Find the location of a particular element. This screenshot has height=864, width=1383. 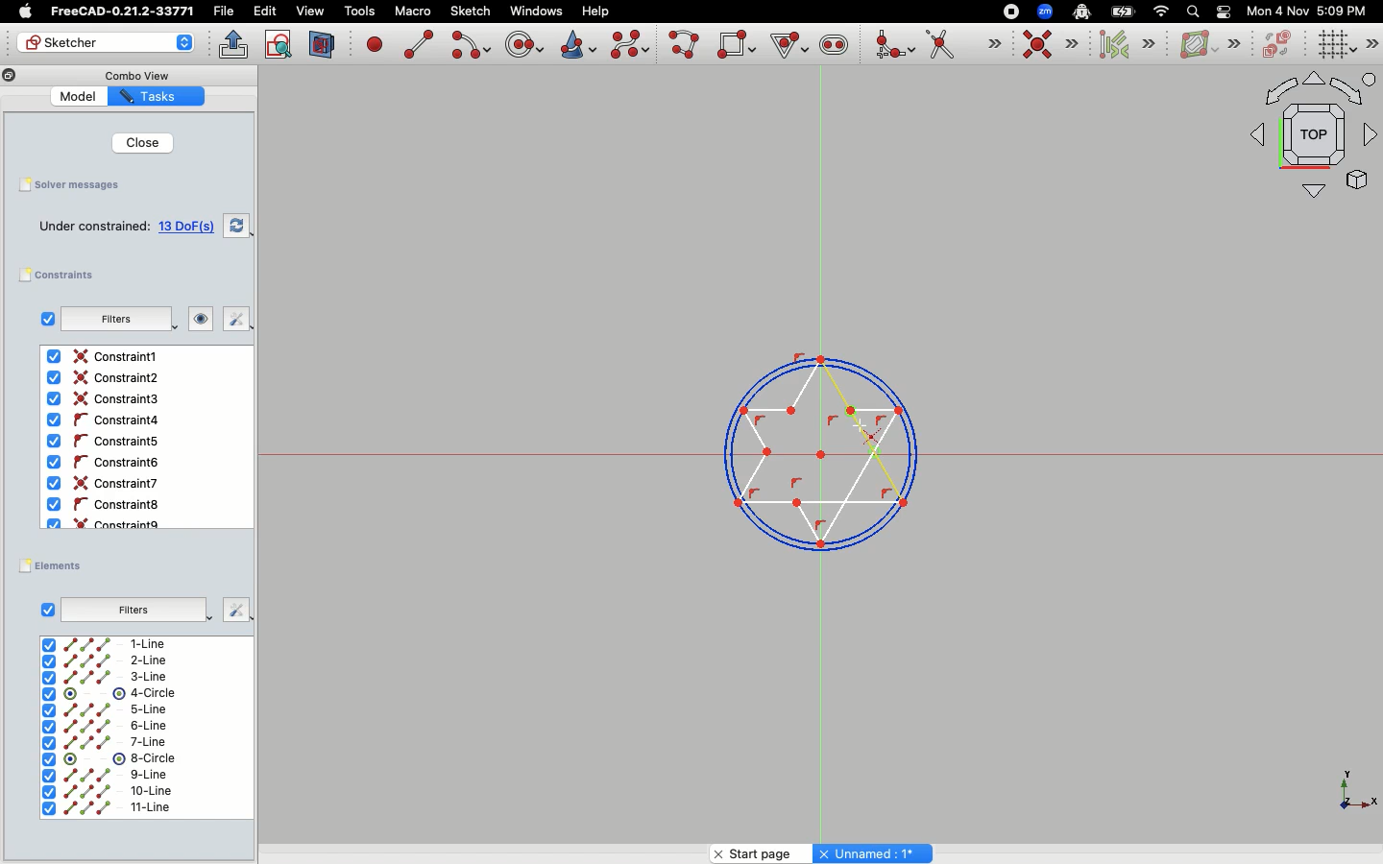

FreeCAD-0.21.2-33771 is located at coordinates (122, 12).